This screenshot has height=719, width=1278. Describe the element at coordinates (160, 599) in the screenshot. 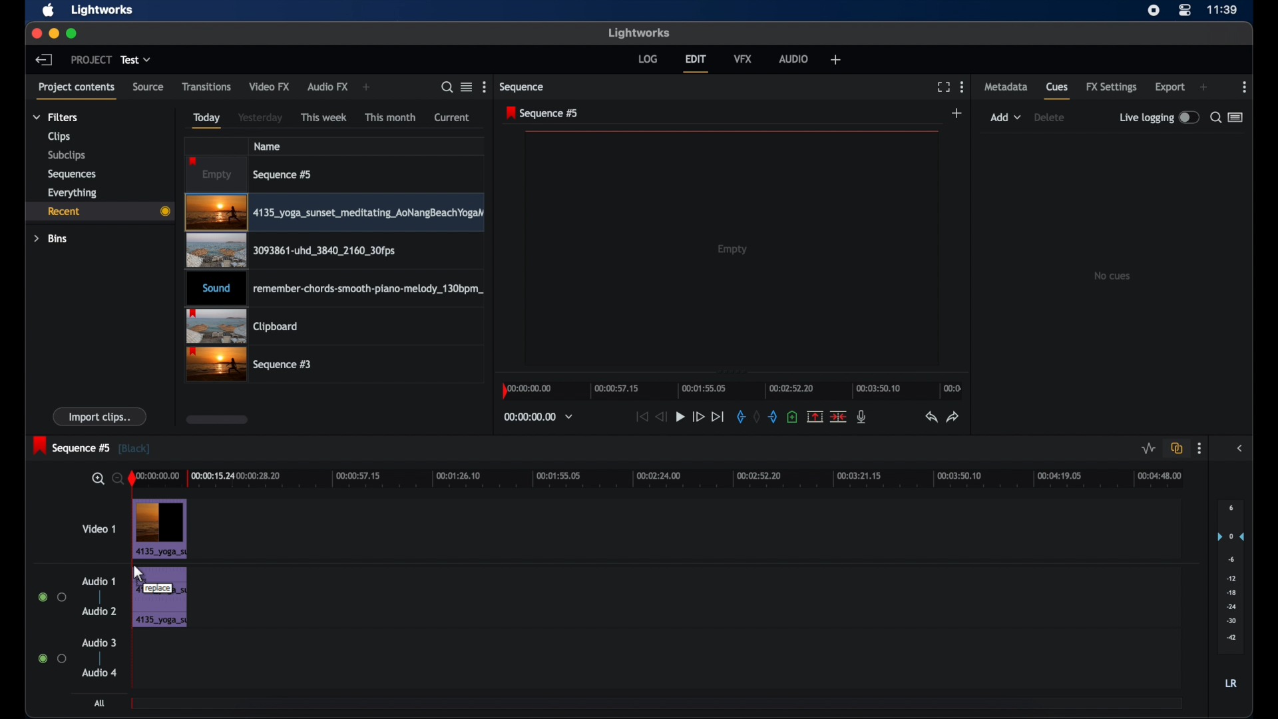

I see `audio clip` at that location.